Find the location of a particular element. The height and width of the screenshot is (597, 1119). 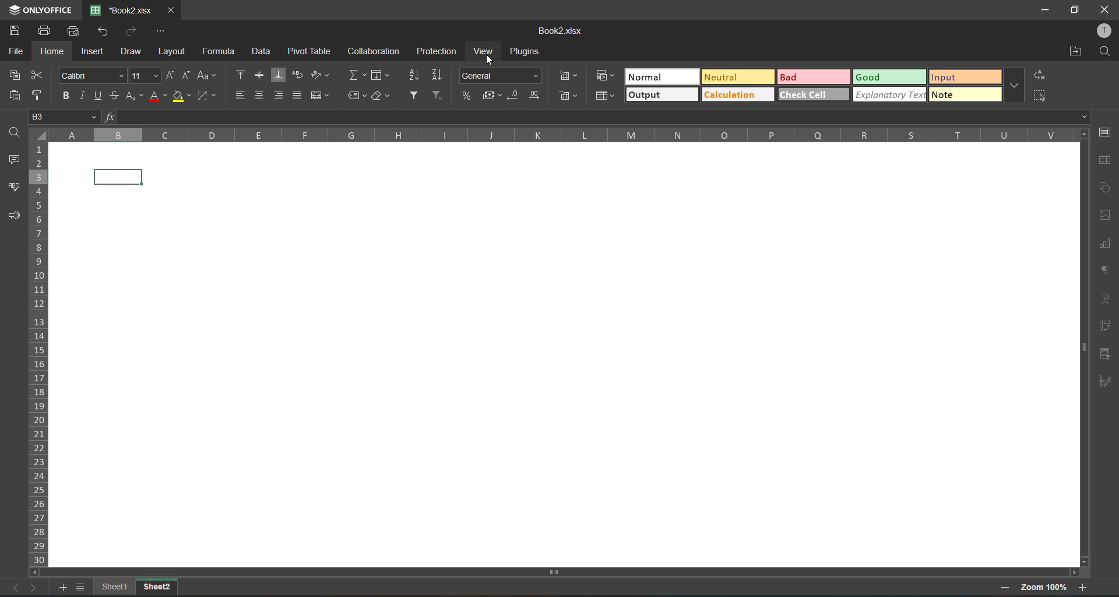

neutral is located at coordinates (740, 76).